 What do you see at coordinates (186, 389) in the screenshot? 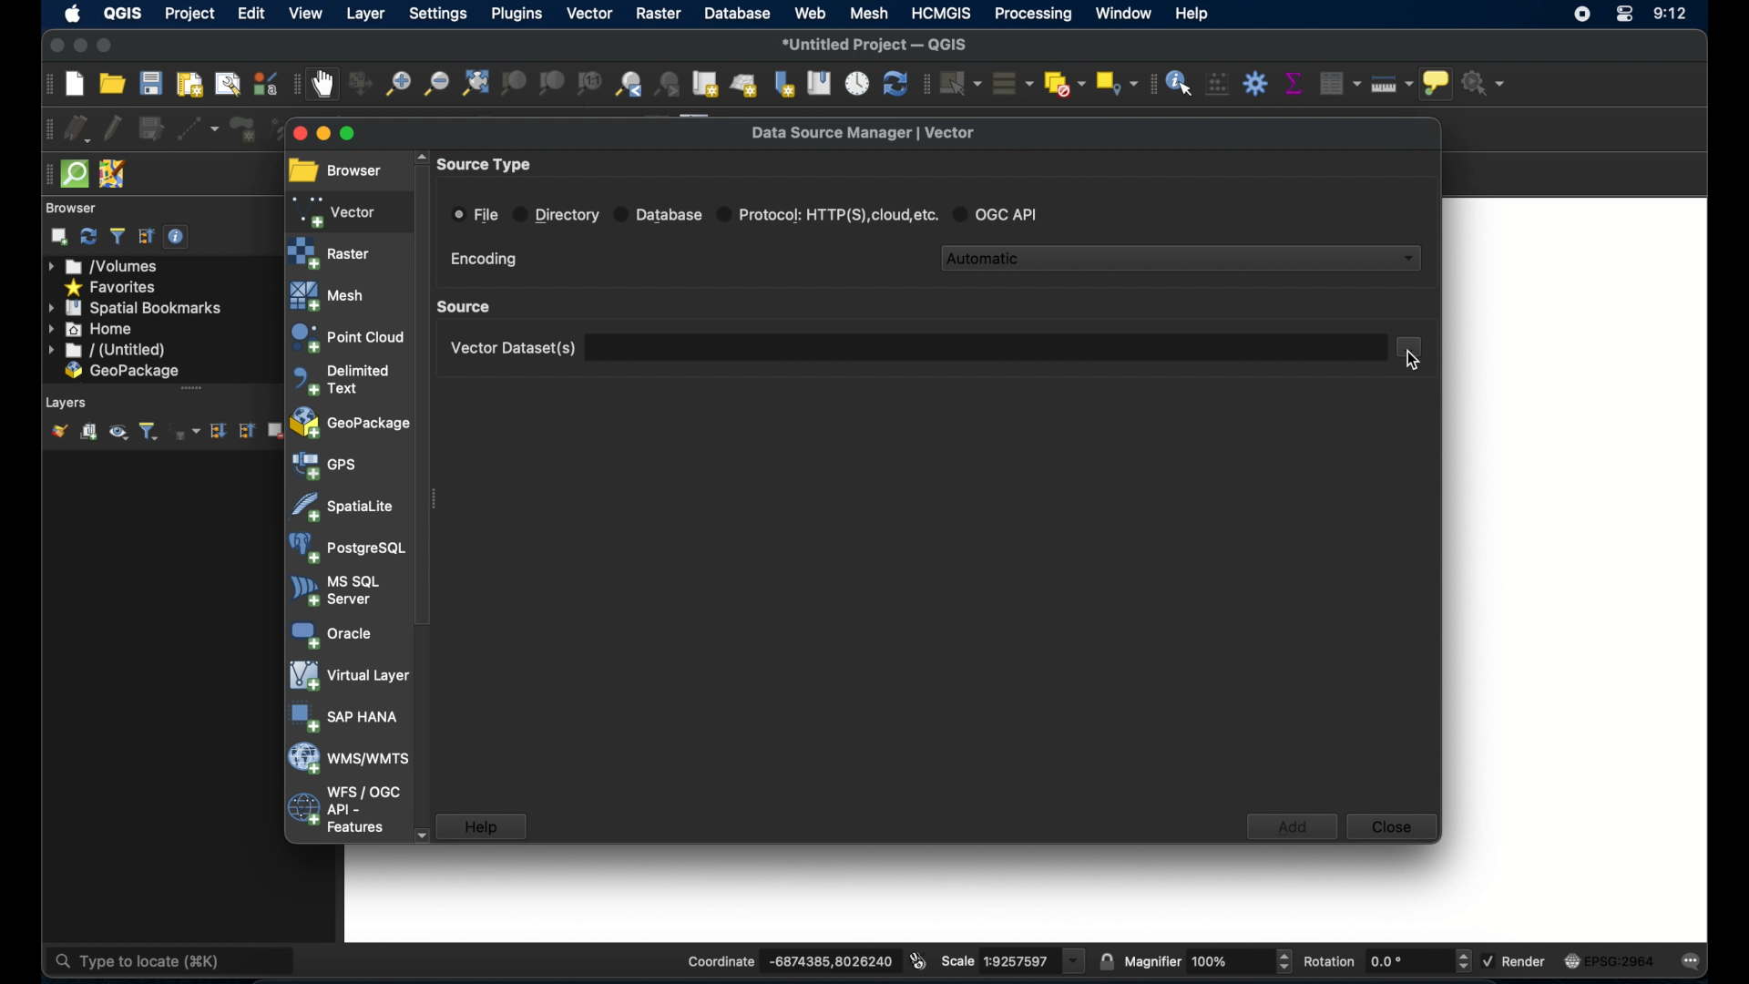
I see `scroll bar` at bounding box center [186, 389].